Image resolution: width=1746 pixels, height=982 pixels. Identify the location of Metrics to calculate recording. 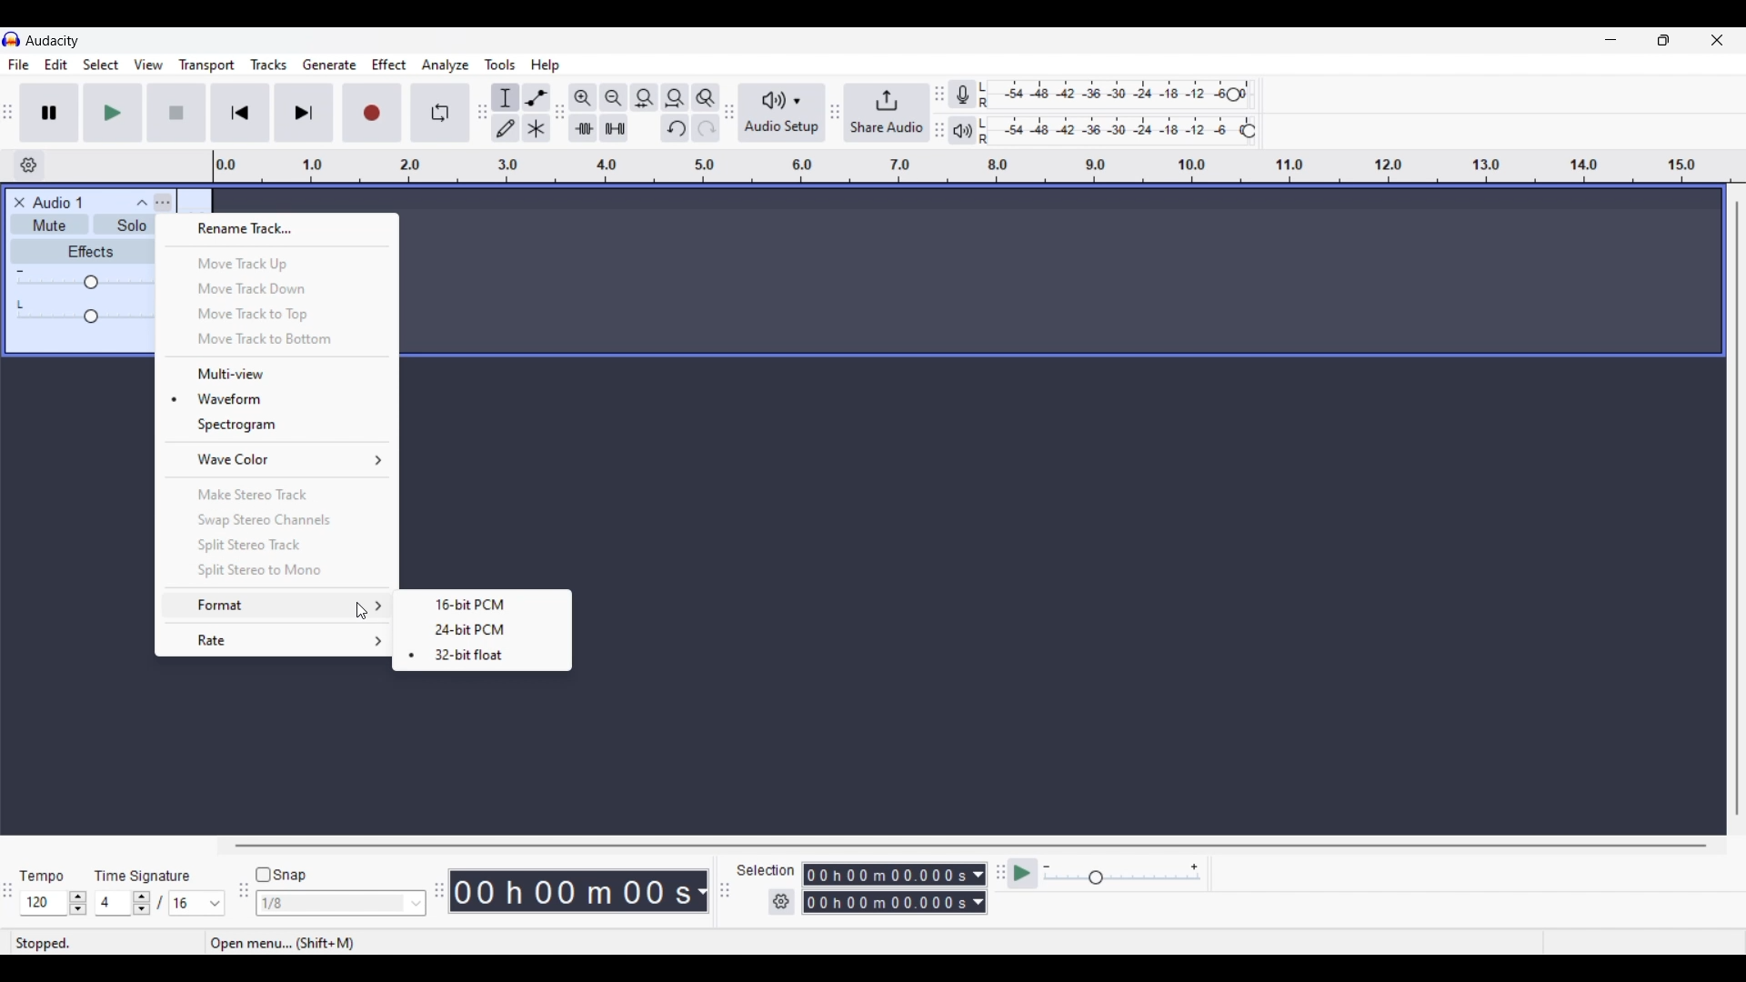
(702, 891).